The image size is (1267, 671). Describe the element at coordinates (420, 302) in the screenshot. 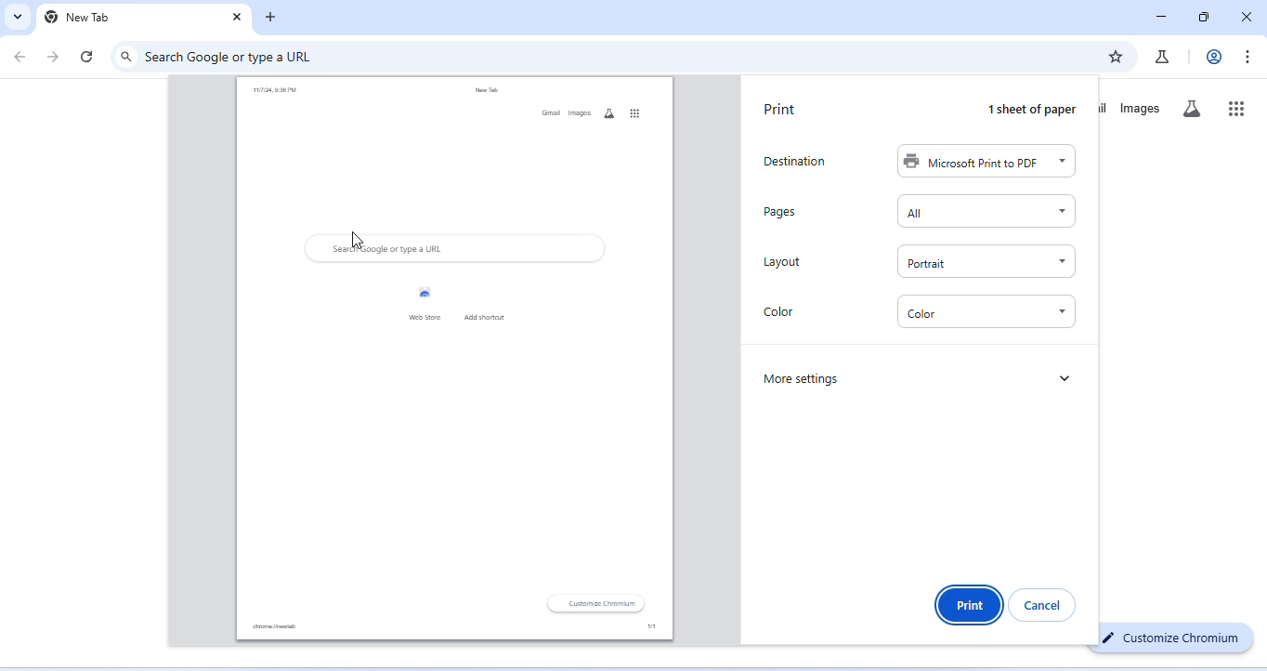

I see `web store` at that location.